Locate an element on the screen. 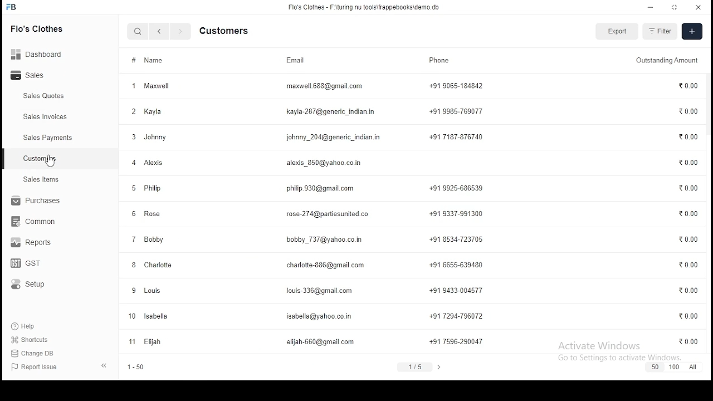 Image resolution: width=713 pixels, height=401 pixels. reports is located at coordinates (30, 242).